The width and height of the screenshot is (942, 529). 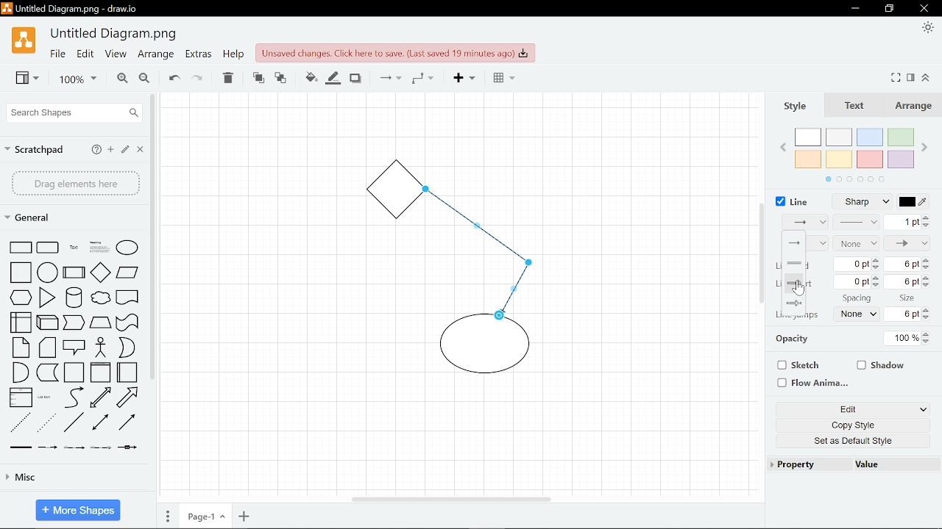 I want to click on shape, so click(x=130, y=450).